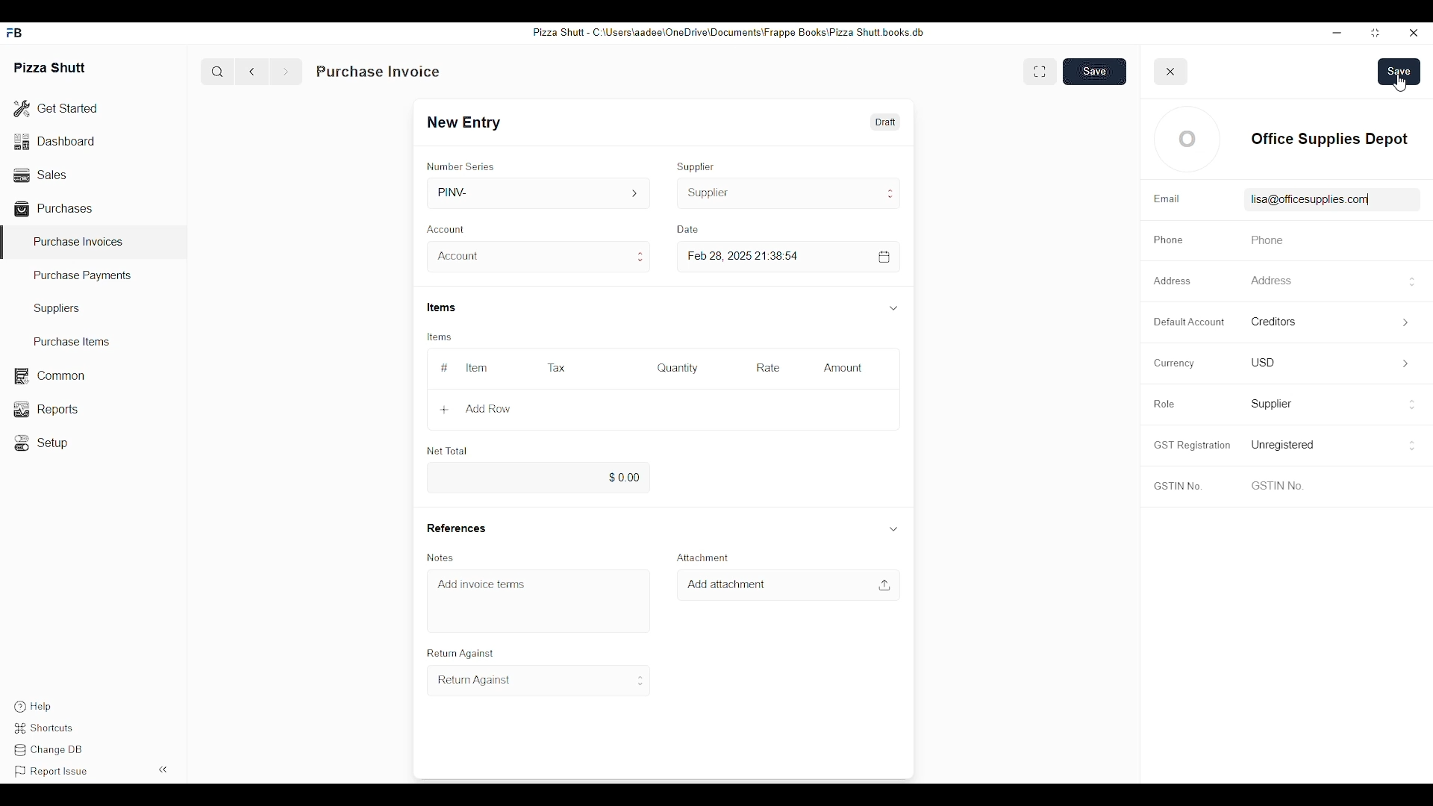 This screenshot has height=806, width=1433. Describe the element at coordinates (1373, 34) in the screenshot. I see `resize` at that location.